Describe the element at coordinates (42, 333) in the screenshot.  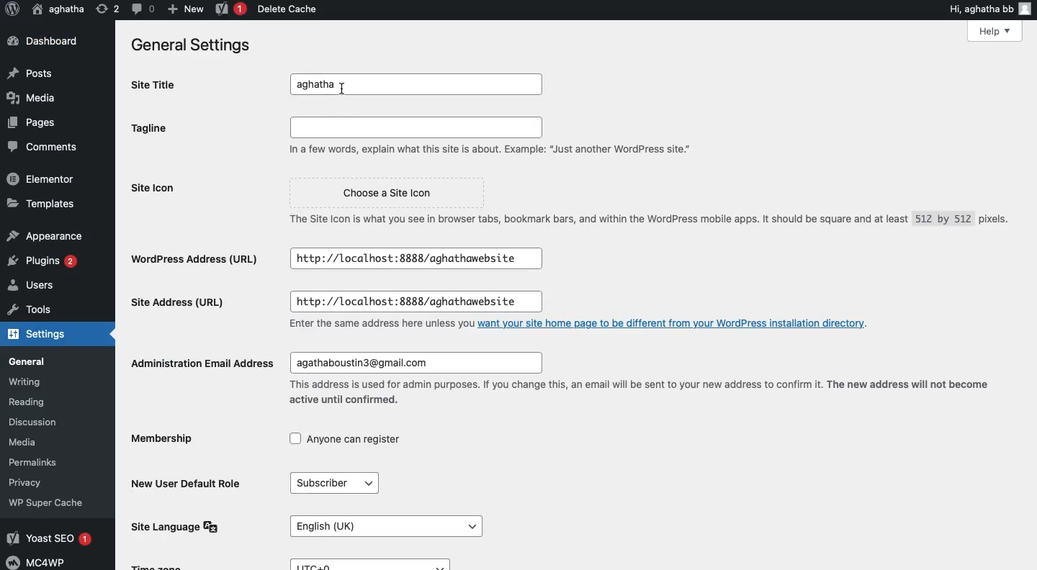
I see `Settings` at that location.